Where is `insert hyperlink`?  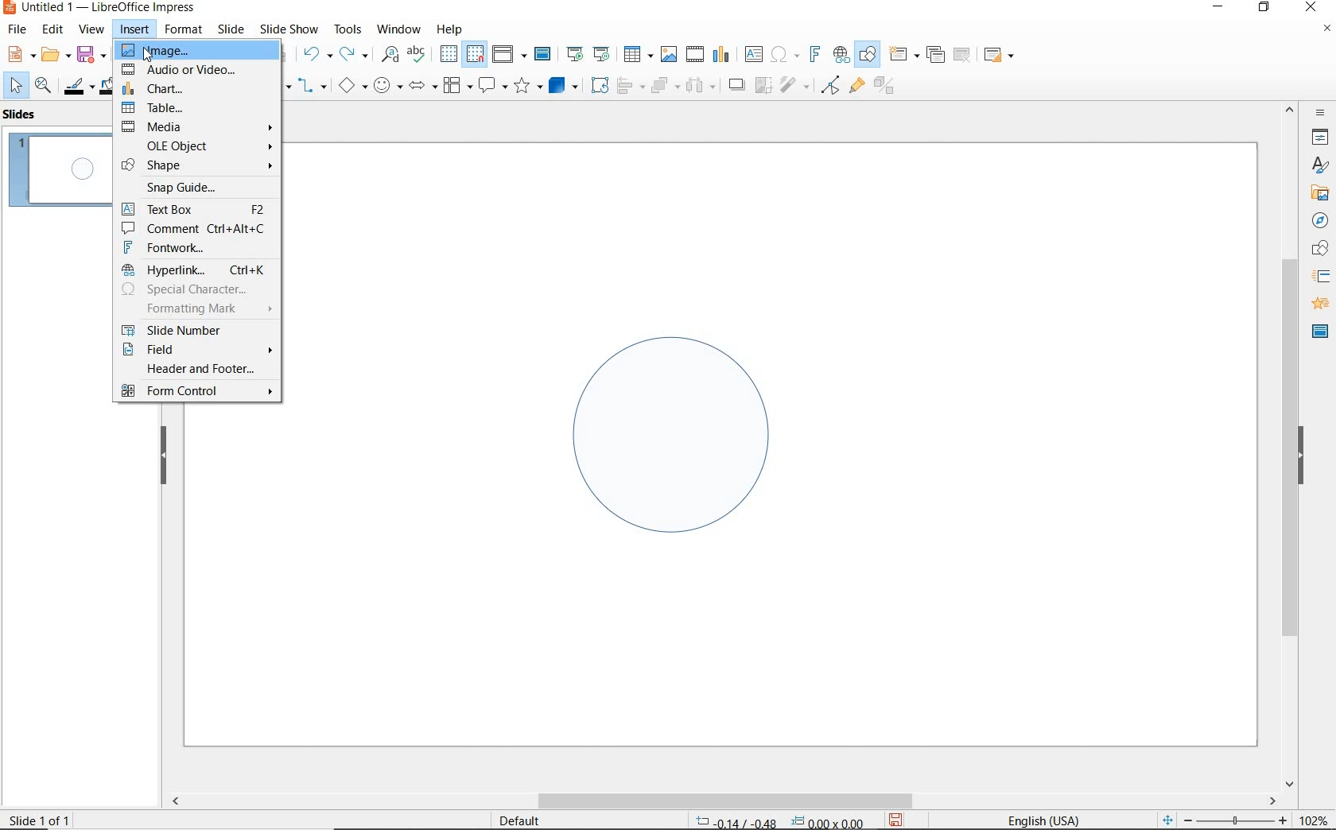 insert hyperlink is located at coordinates (841, 55).